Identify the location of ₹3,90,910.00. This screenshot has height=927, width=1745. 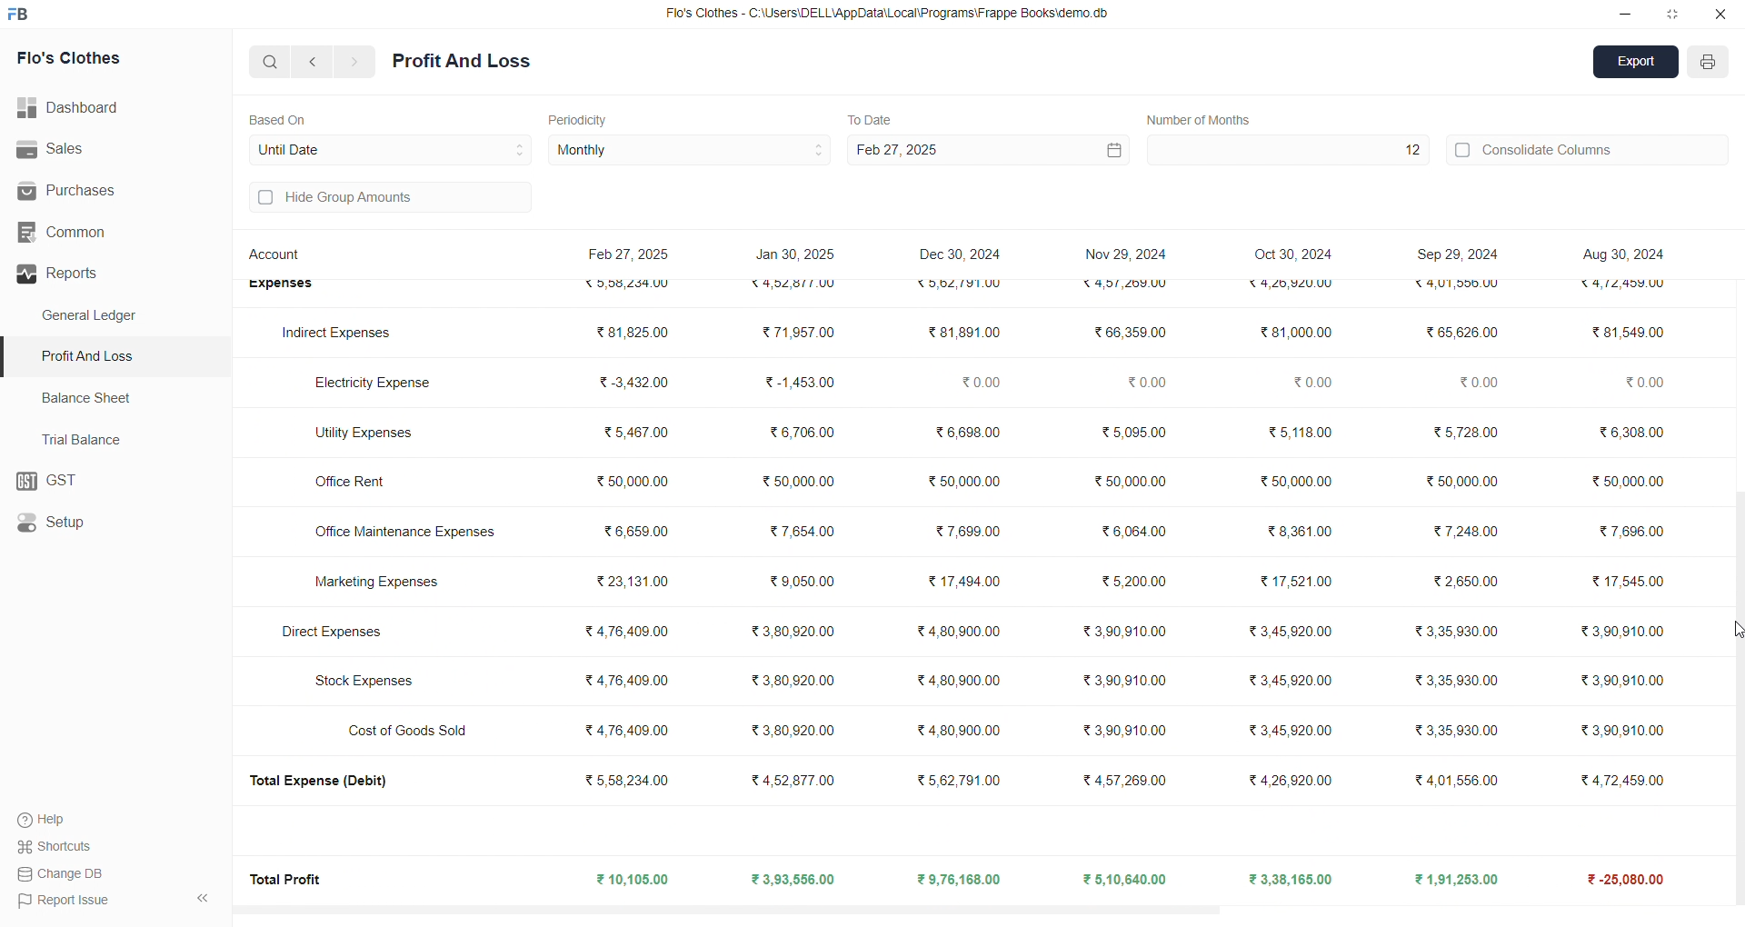
(1129, 631).